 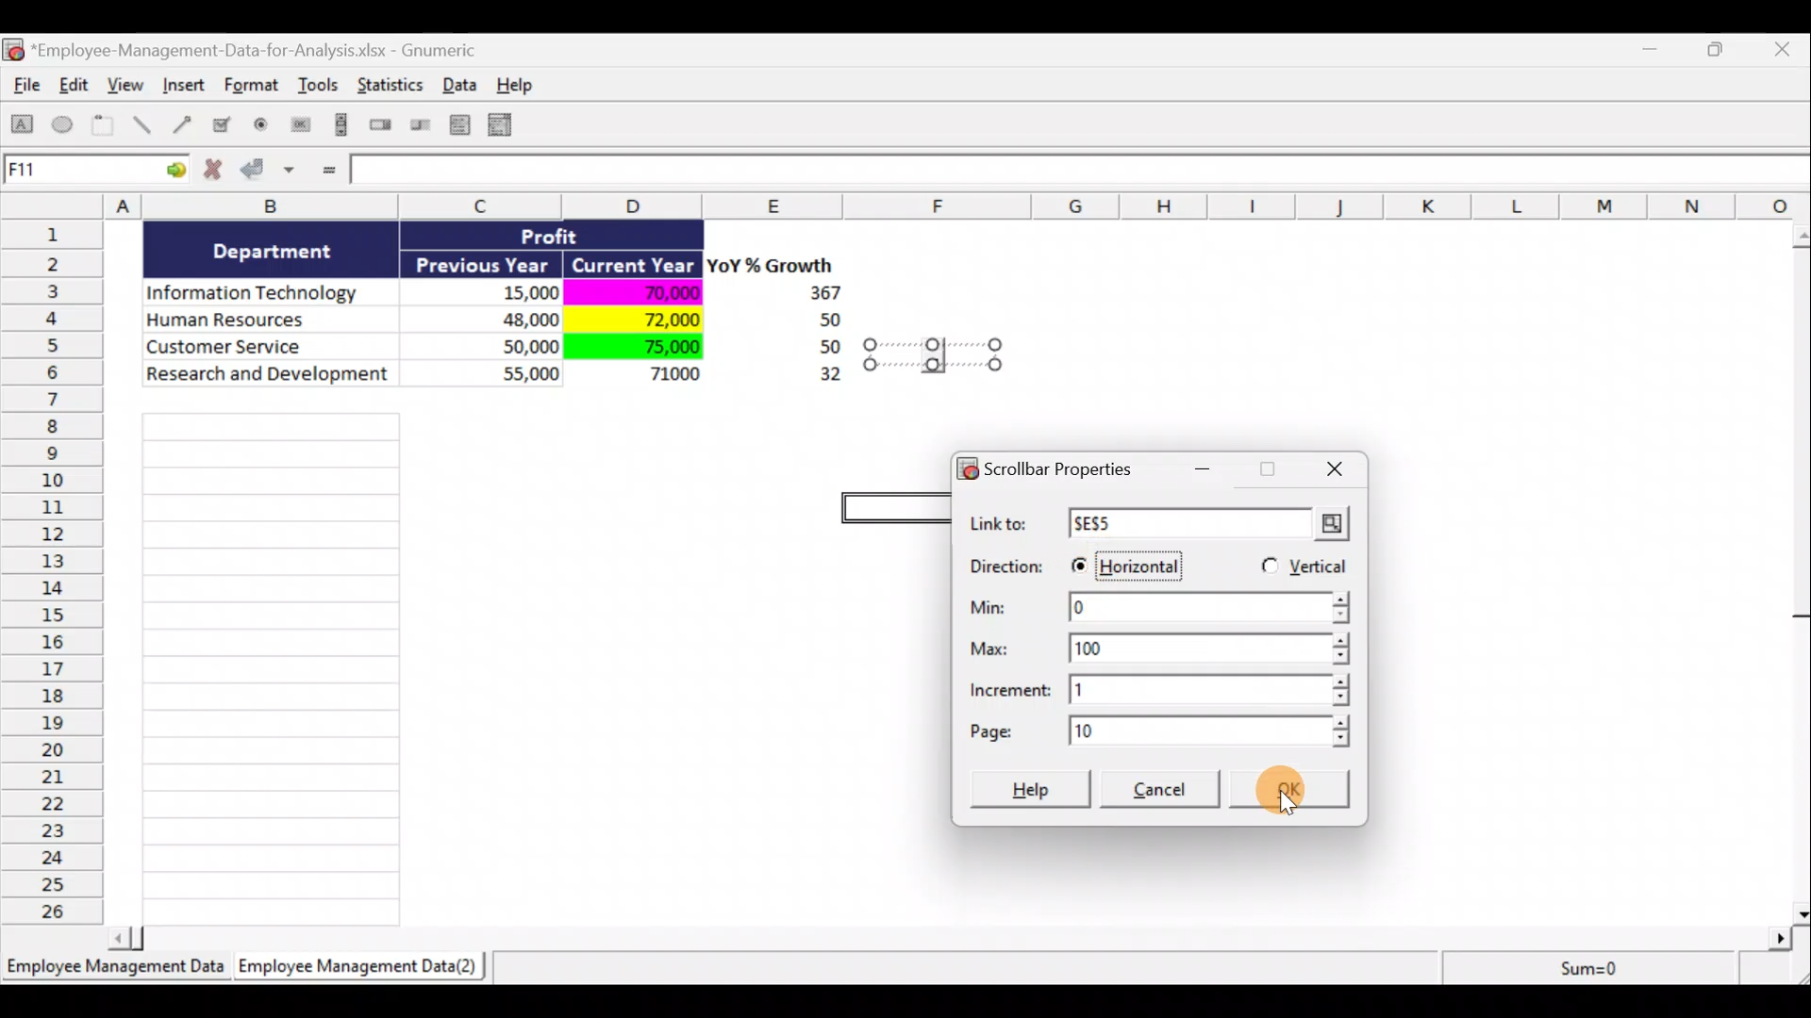 What do you see at coordinates (326, 172) in the screenshot?
I see `Enter formula` at bounding box center [326, 172].